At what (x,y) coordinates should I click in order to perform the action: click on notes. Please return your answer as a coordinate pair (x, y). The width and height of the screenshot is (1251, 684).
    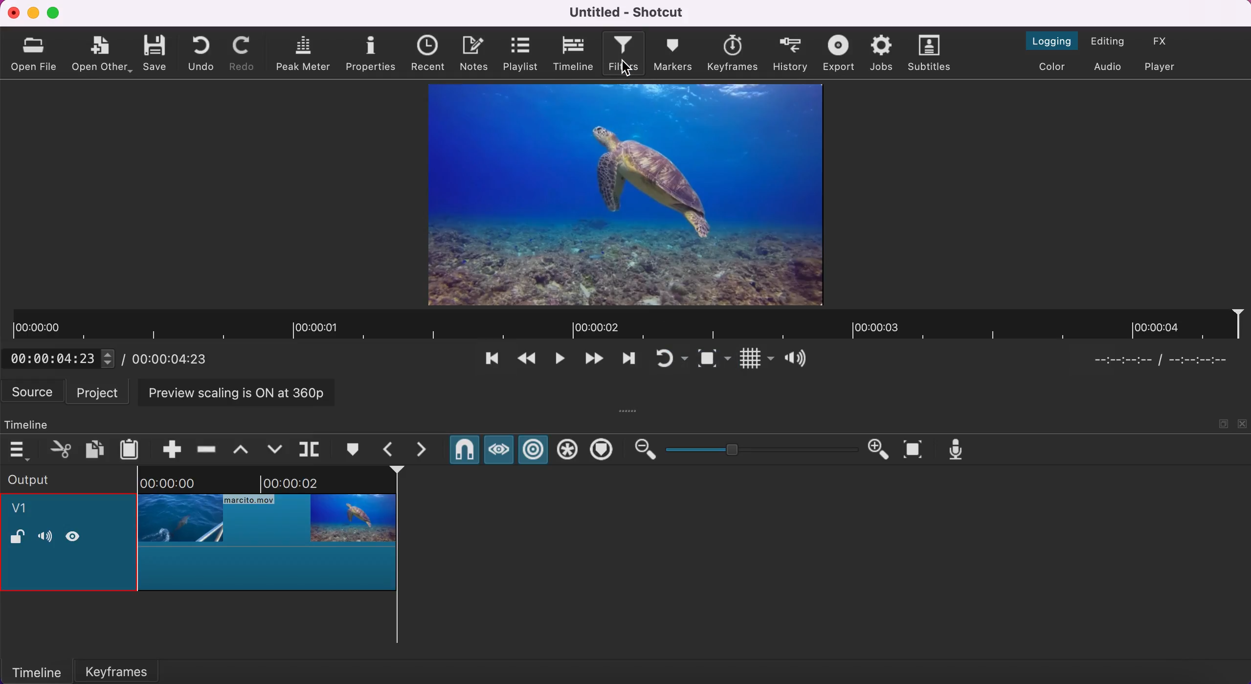
    Looking at the image, I should click on (476, 53).